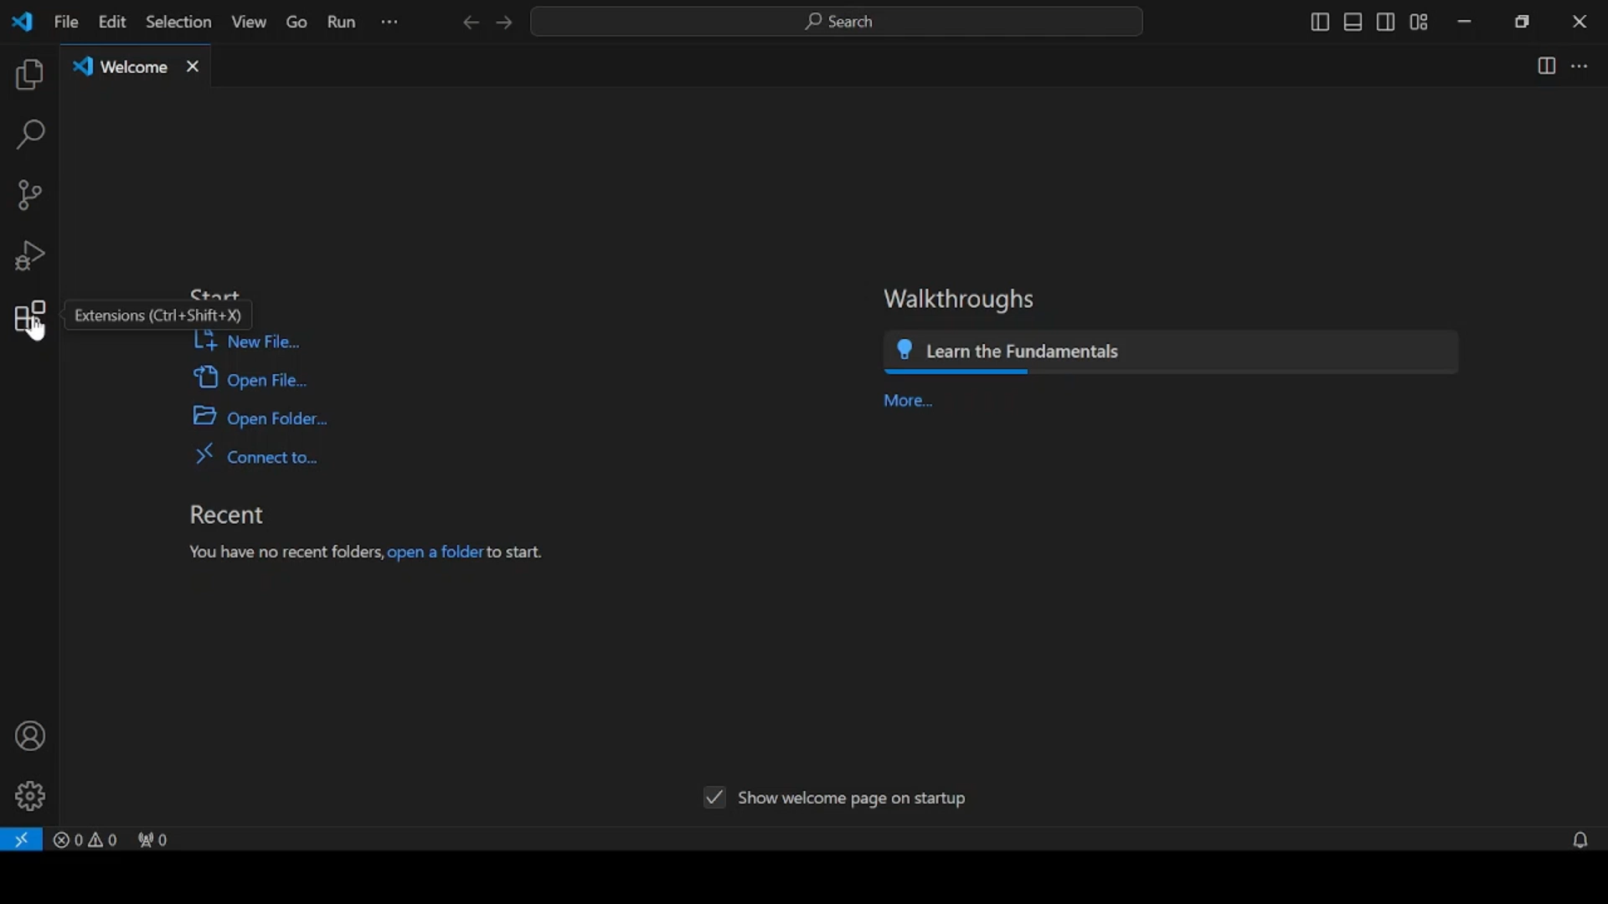 Image resolution: width=1608 pixels, height=904 pixels. I want to click on more options, so click(389, 23).